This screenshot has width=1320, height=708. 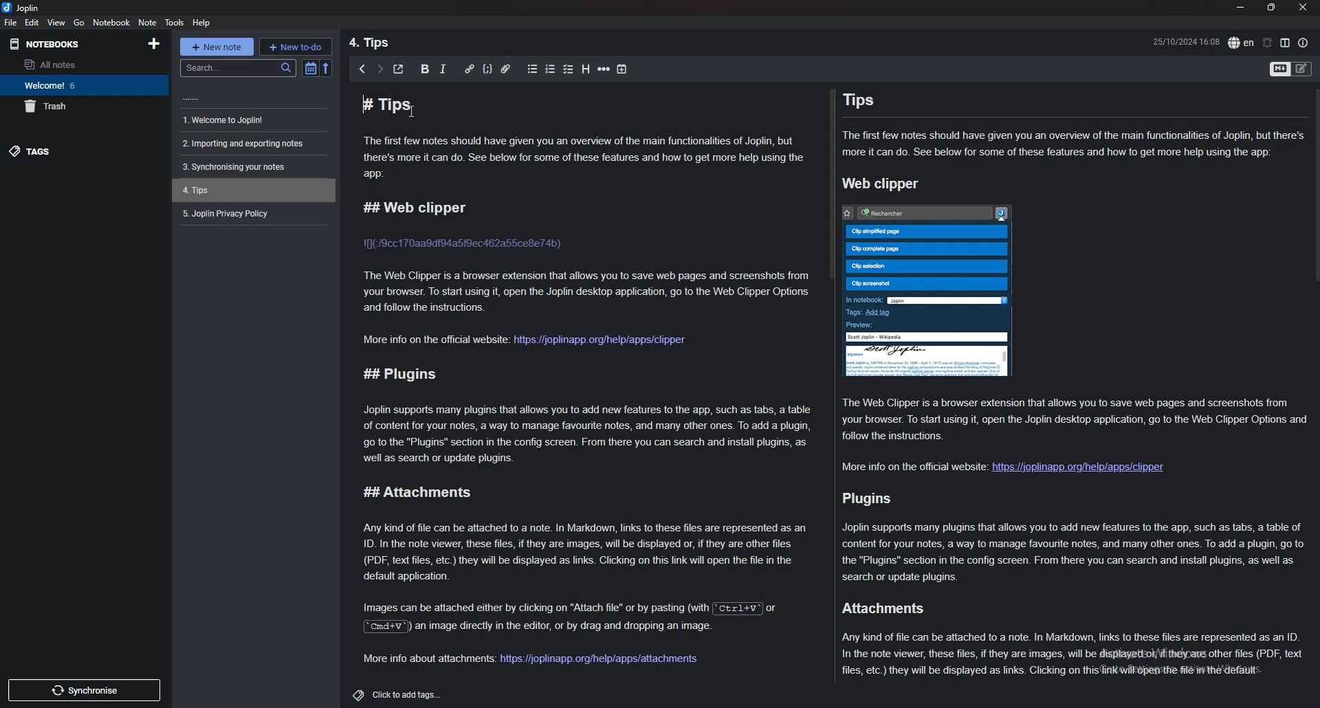 What do you see at coordinates (56, 22) in the screenshot?
I see `view` at bounding box center [56, 22].